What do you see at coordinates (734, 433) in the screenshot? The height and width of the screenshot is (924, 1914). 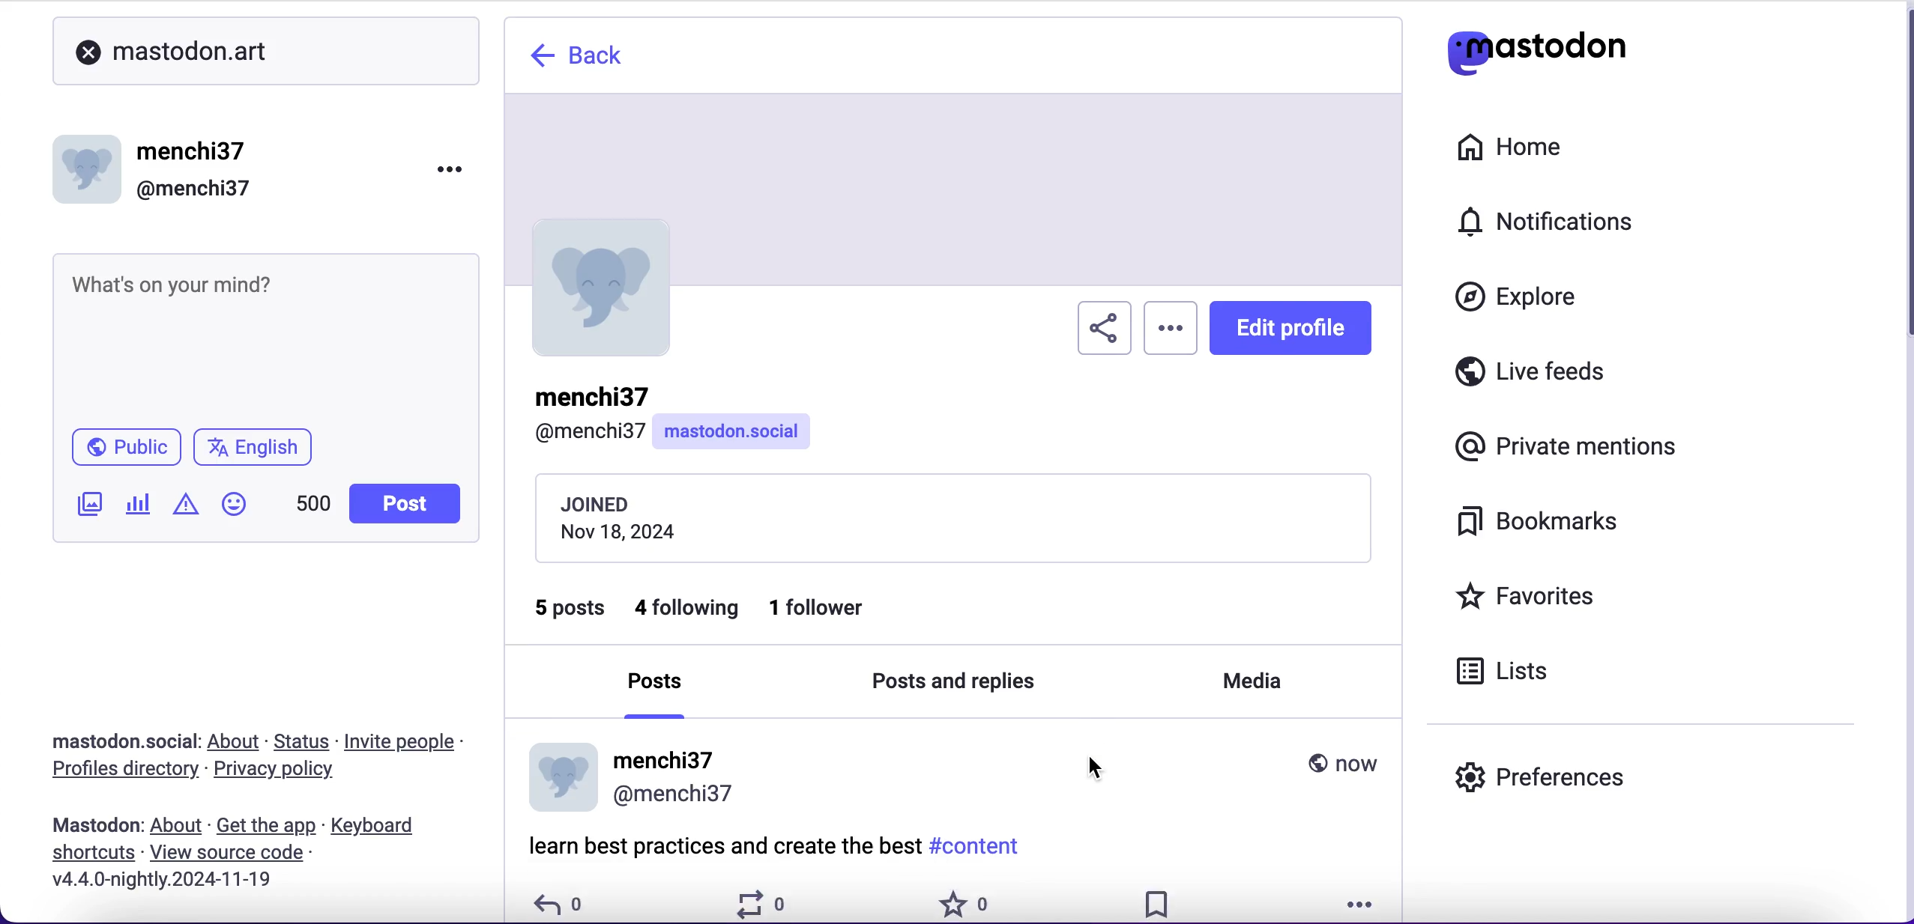 I see `mastodon.social` at bounding box center [734, 433].